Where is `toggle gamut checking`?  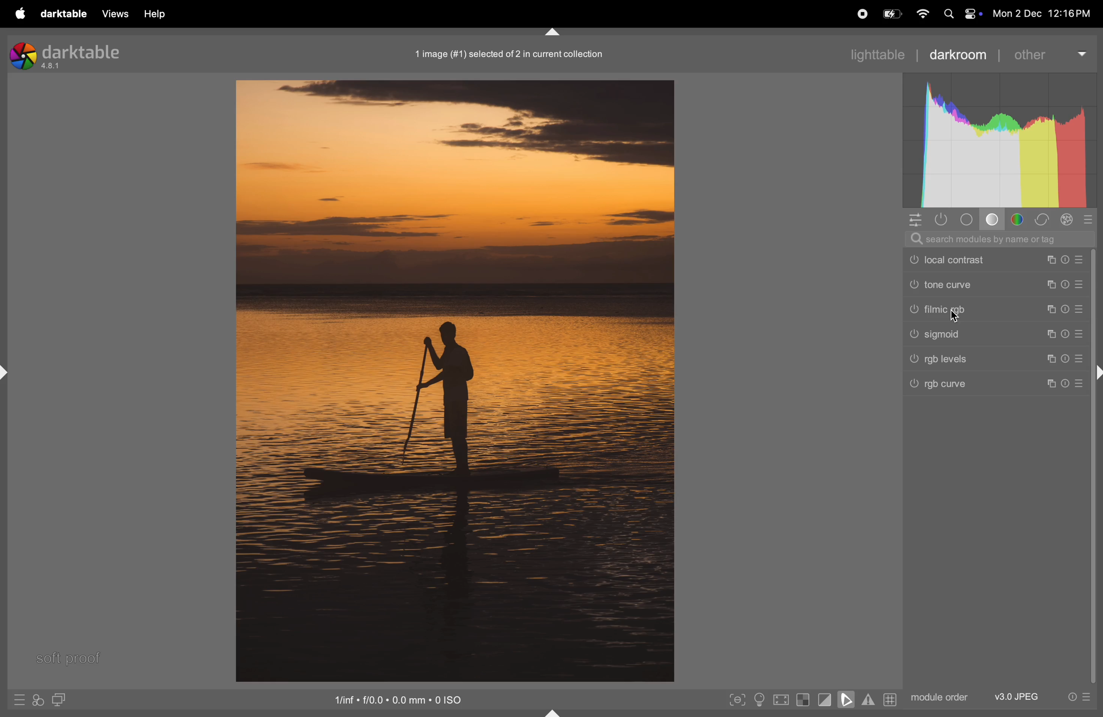 toggle gamut checking is located at coordinates (868, 699).